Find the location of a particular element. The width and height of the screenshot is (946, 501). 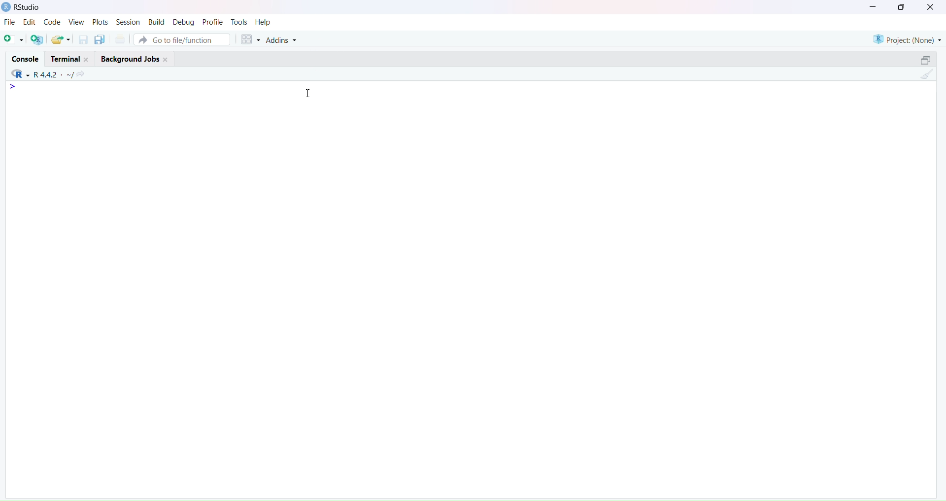

debug is located at coordinates (184, 22).